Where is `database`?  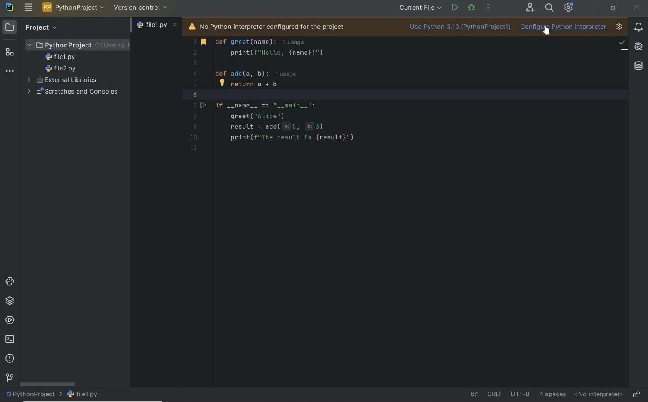
database is located at coordinates (639, 66).